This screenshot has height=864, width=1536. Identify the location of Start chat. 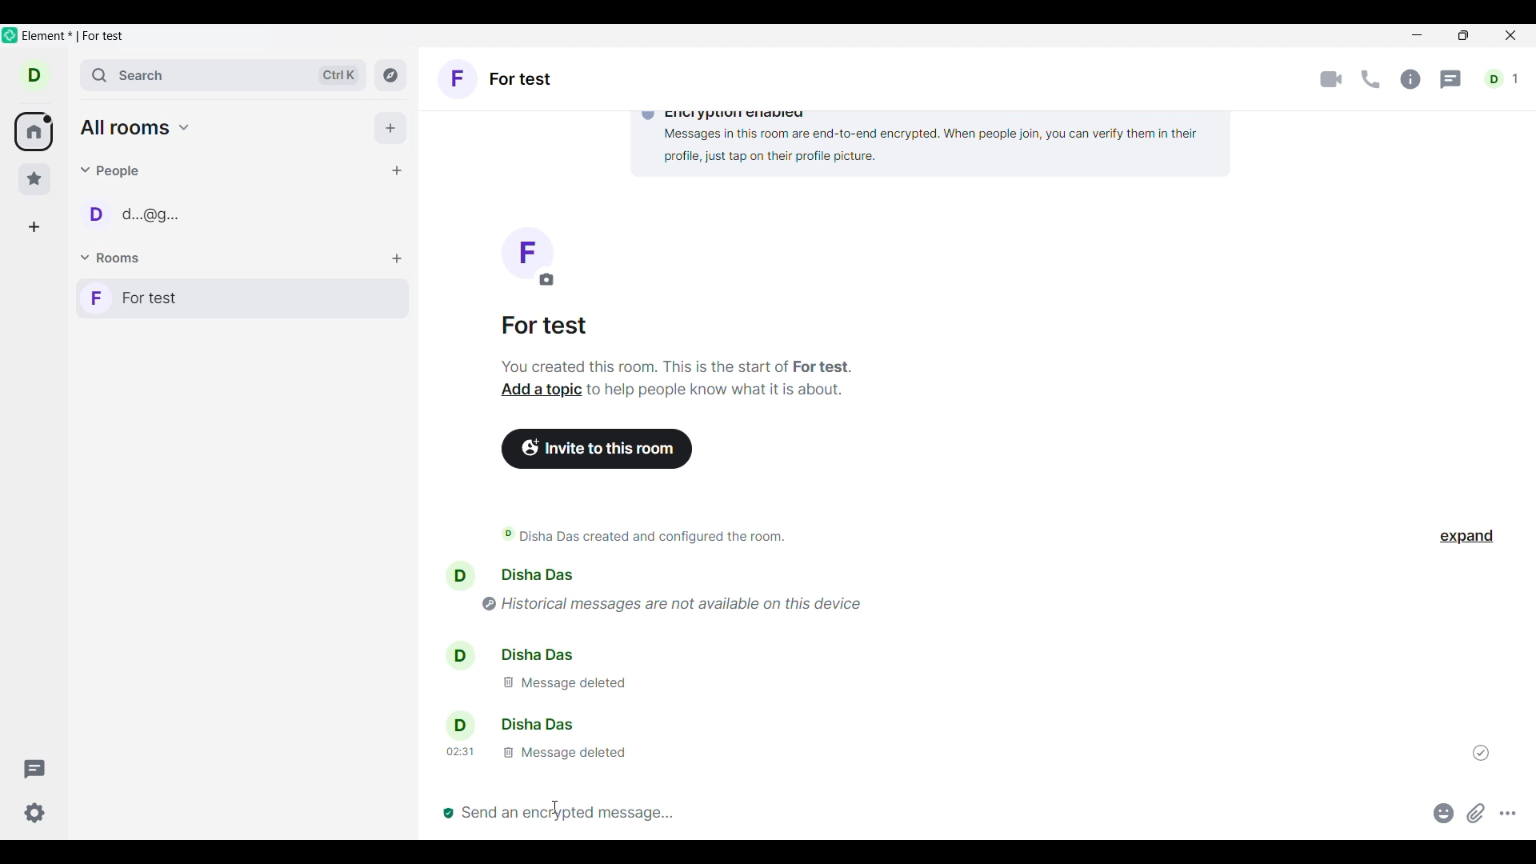
(396, 170).